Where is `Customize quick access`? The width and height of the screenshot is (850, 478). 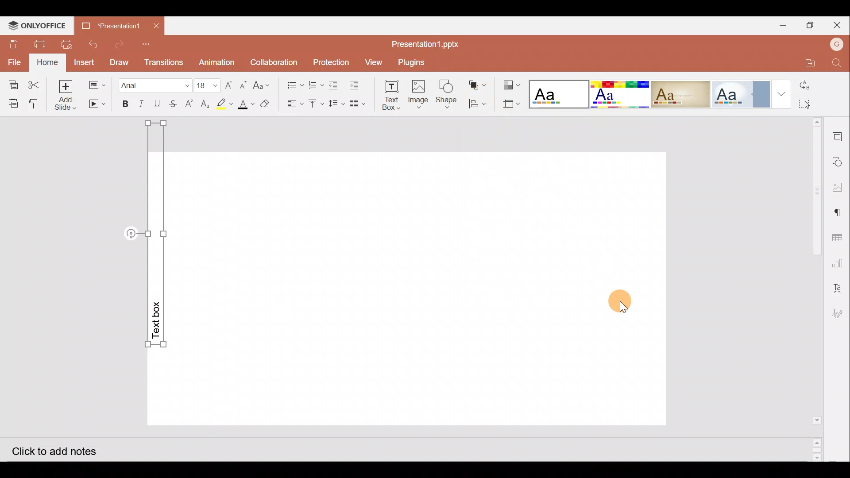 Customize quick access is located at coordinates (149, 44).